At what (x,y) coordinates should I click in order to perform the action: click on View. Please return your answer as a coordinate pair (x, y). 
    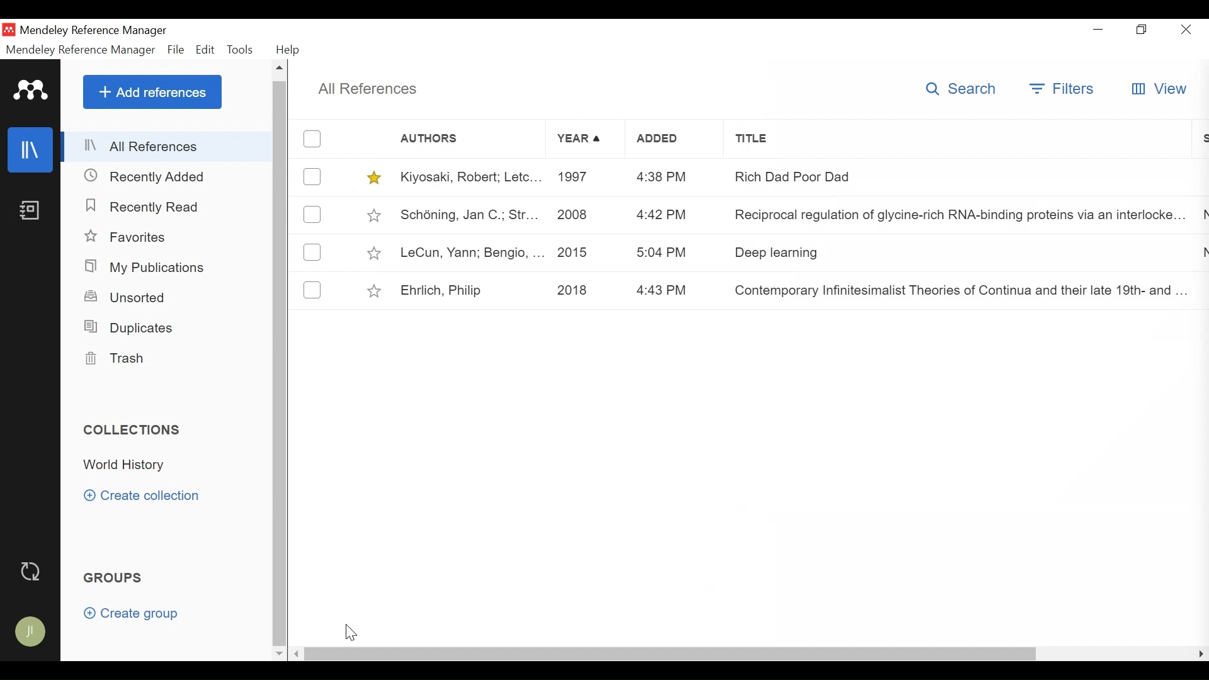
    Looking at the image, I should click on (1163, 88).